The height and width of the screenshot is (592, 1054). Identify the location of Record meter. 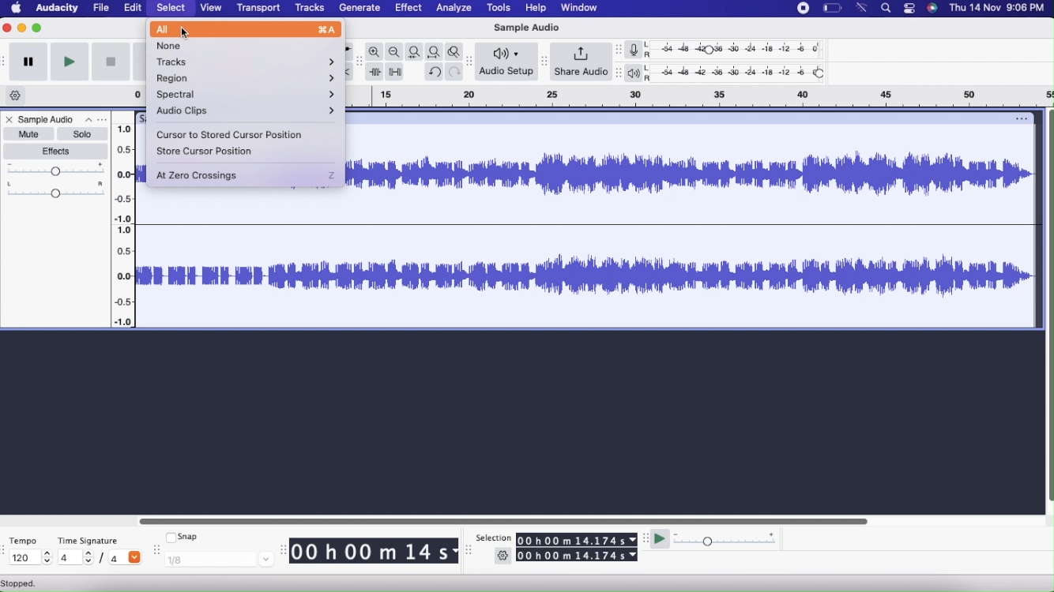
(638, 49).